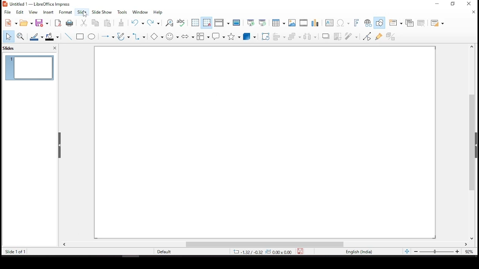 The image size is (479, 269). I want to click on table, so click(278, 22).